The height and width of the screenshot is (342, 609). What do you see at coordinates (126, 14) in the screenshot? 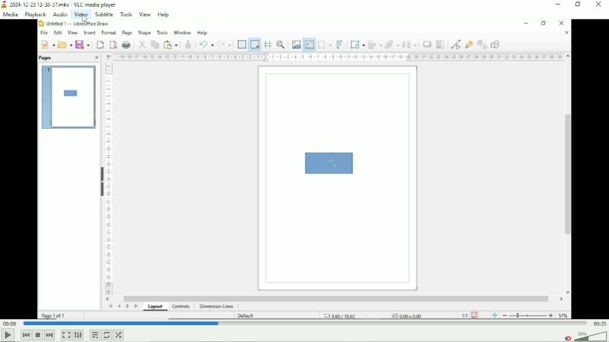
I see `Tools` at bounding box center [126, 14].